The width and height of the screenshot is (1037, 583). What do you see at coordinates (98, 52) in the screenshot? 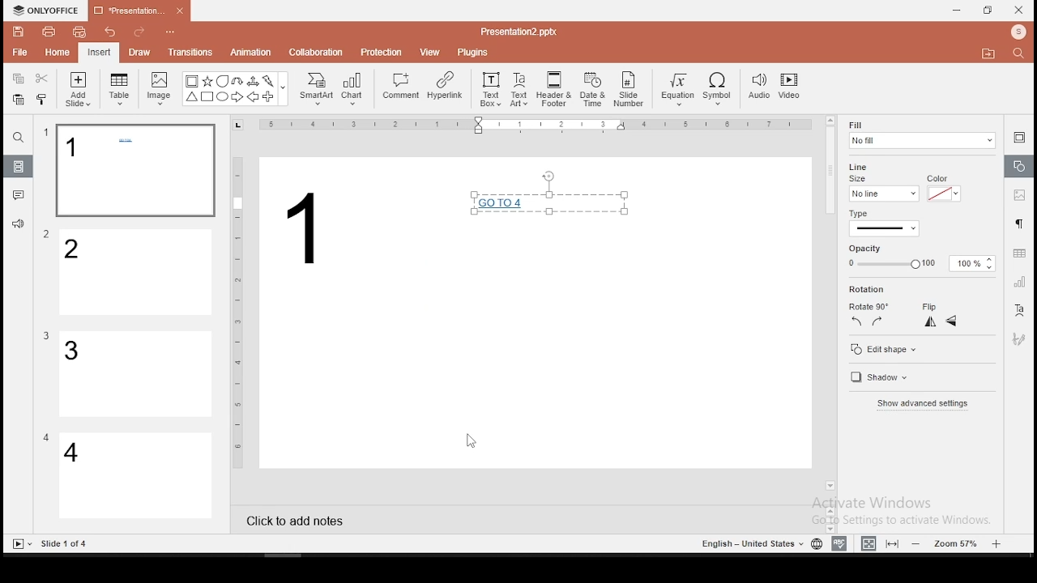
I see `insert` at bounding box center [98, 52].